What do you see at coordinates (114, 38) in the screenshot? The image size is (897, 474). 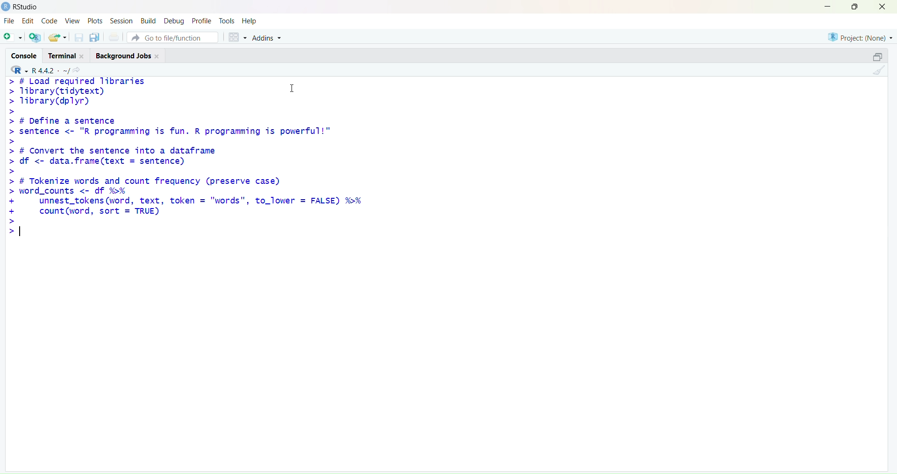 I see `print current file` at bounding box center [114, 38].